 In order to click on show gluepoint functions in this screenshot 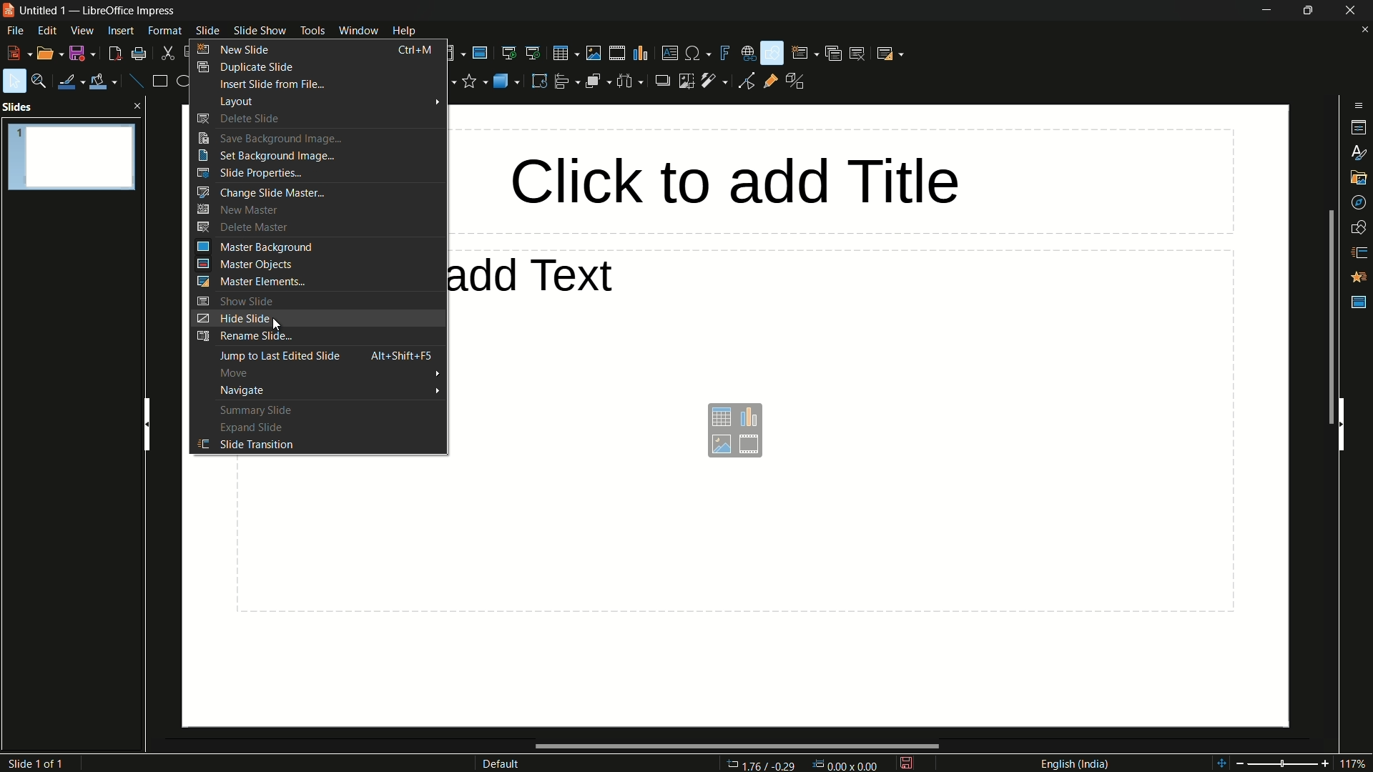, I will do `click(769, 82)`.